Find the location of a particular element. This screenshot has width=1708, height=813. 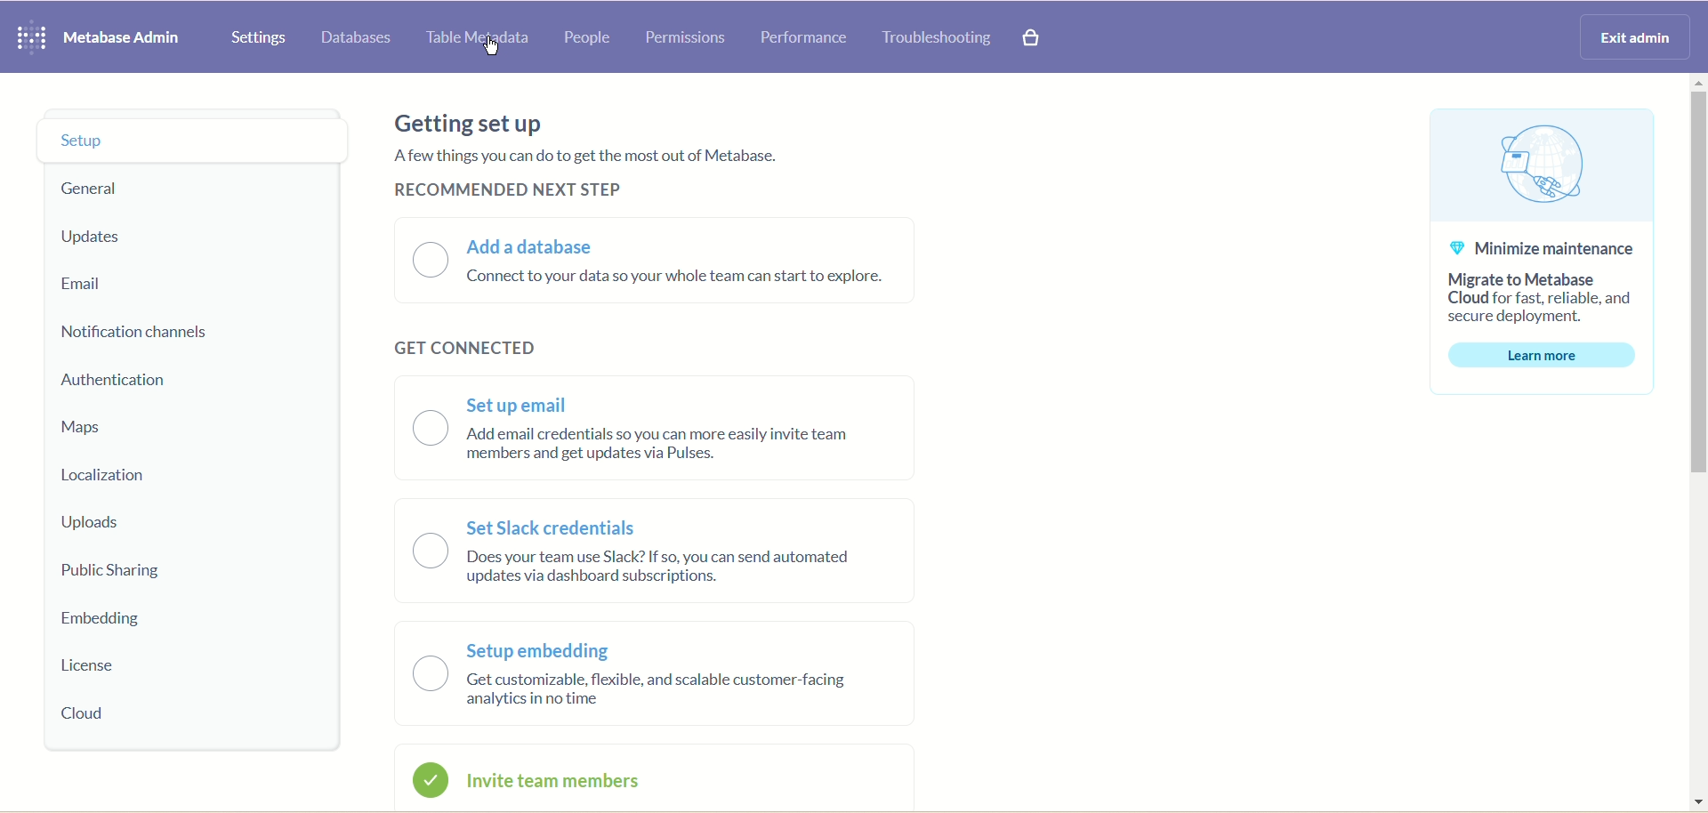

Metabase admin is located at coordinates (129, 39).